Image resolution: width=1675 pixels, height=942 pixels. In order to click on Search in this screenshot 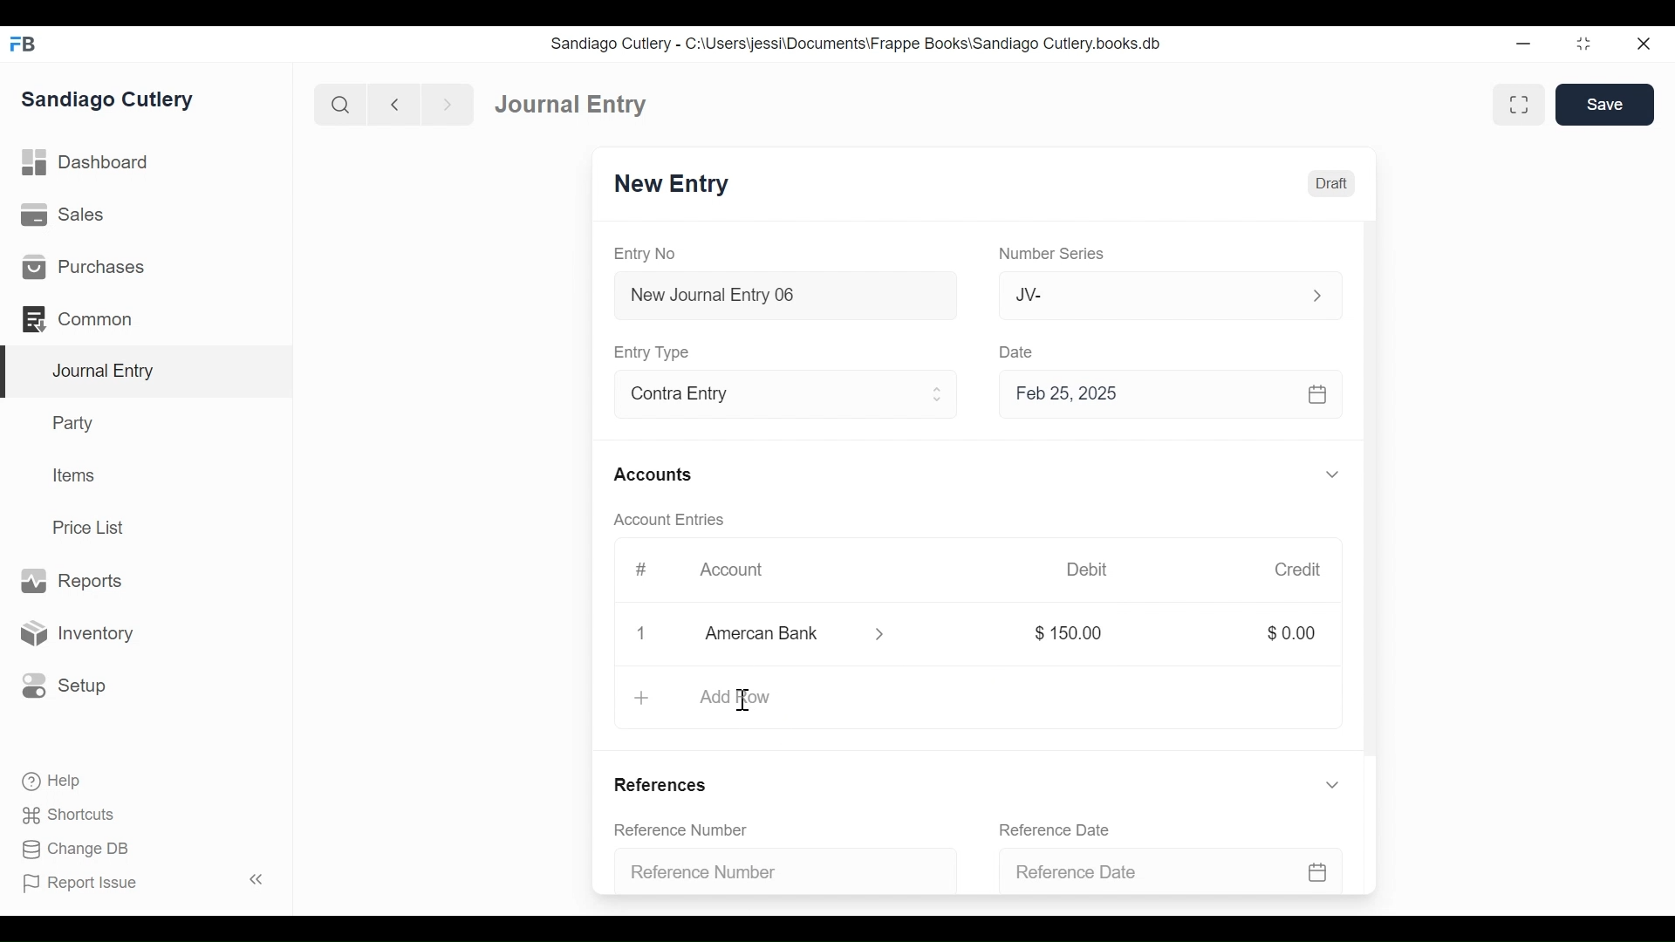, I will do `click(341, 105)`.